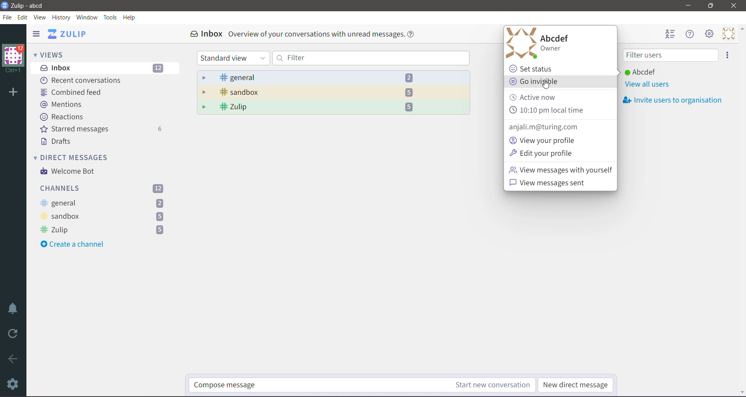 This screenshot has width=746, height=397. Describe the element at coordinates (334, 92) in the screenshot. I see `sandbox - 5` at that location.